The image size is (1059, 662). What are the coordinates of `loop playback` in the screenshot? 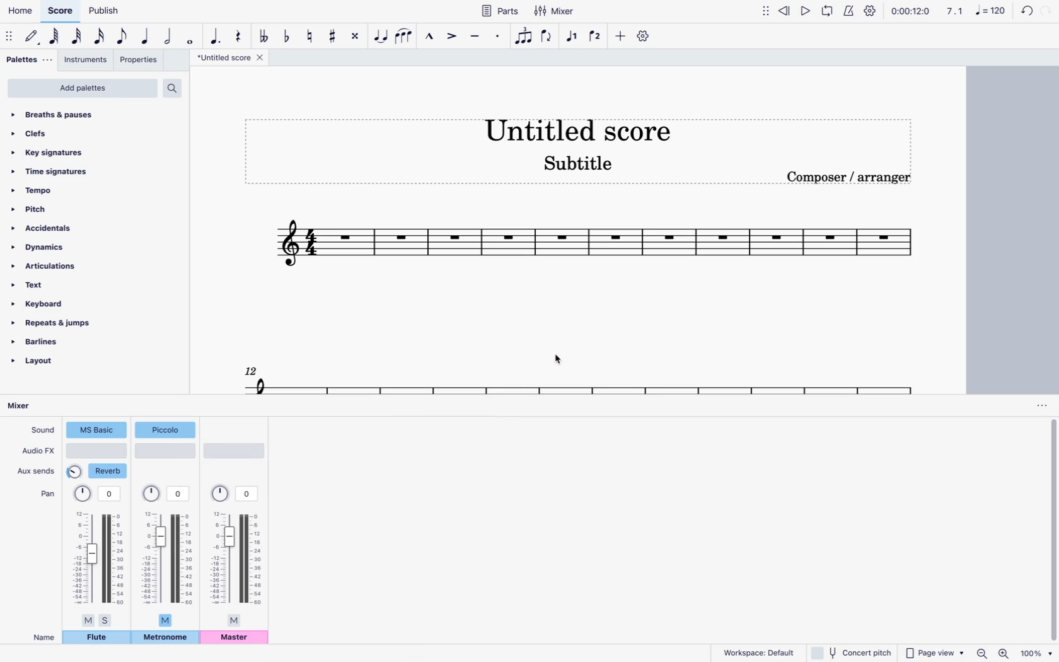 It's located at (828, 13).